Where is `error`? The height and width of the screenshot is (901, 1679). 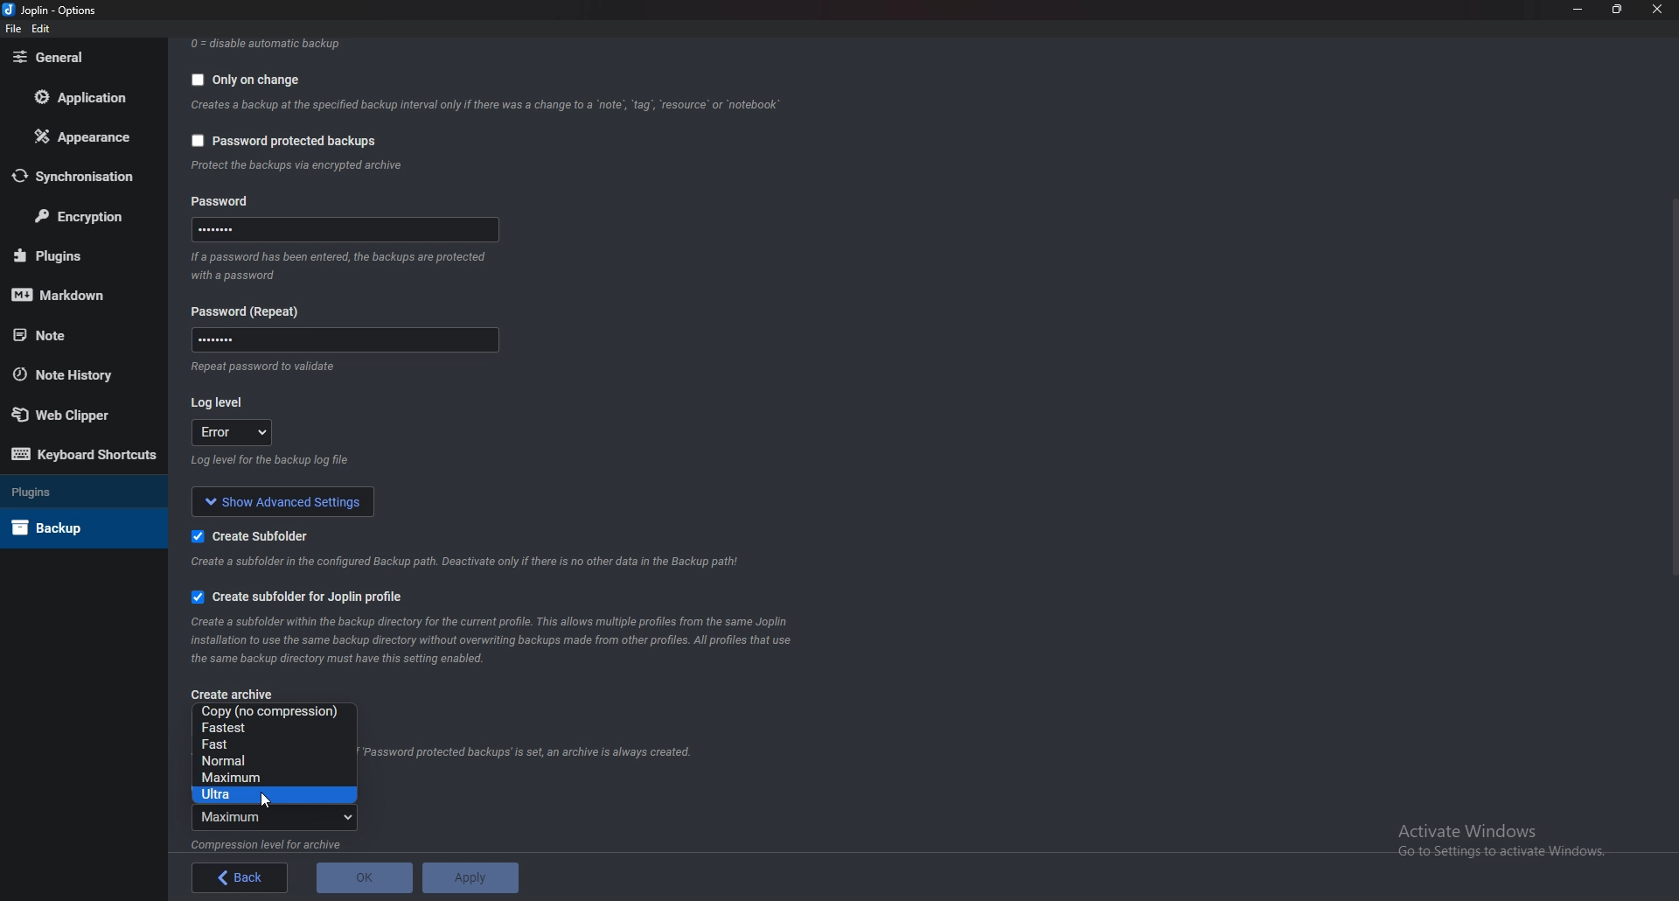
error is located at coordinates (230, 431).